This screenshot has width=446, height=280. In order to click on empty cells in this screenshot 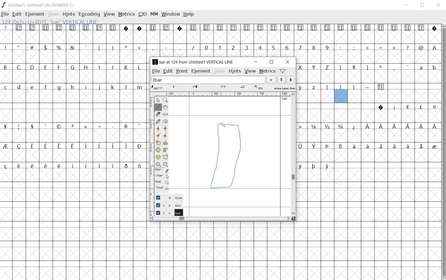, I will do `click(74, 97)`.